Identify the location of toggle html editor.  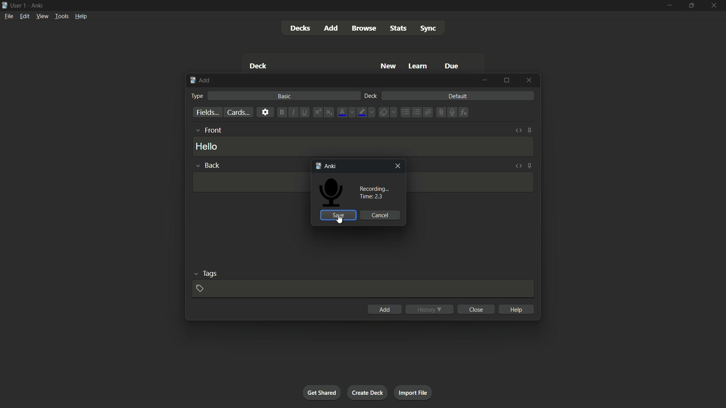
(518, 130).